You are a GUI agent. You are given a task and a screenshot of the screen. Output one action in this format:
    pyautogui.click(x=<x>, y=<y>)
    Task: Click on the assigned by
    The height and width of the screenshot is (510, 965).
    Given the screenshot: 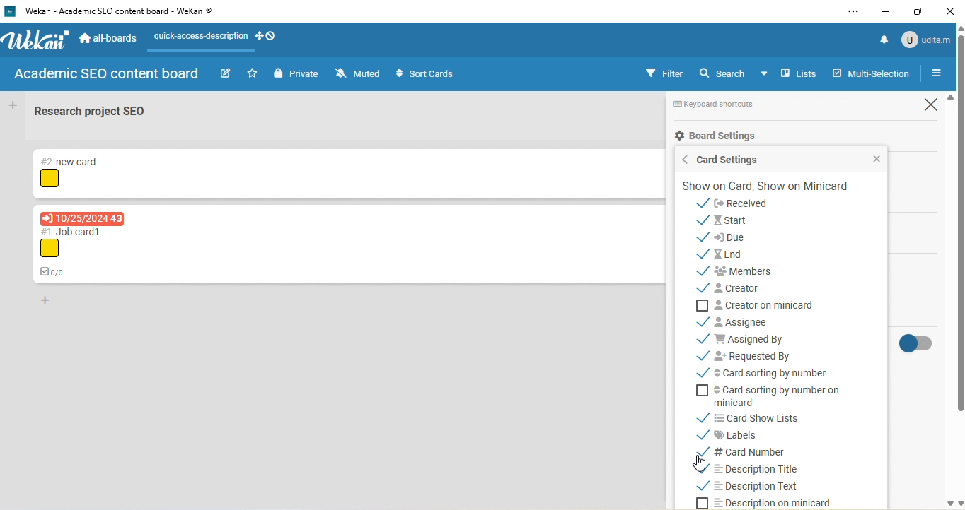 What is the action you would take?
    pyautogui.click(x=761, y=338)
    